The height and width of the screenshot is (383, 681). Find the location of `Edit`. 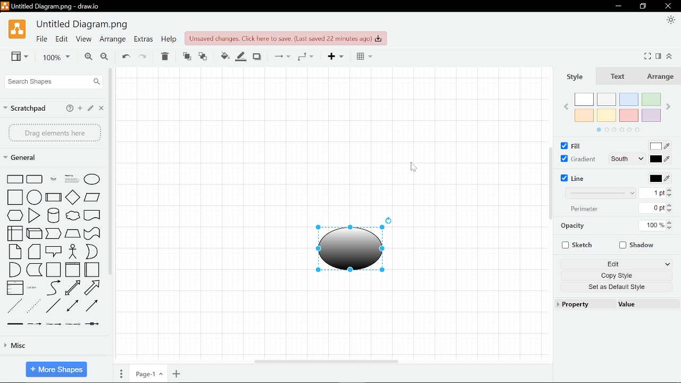

Edit is located at coordinates (62, 39).